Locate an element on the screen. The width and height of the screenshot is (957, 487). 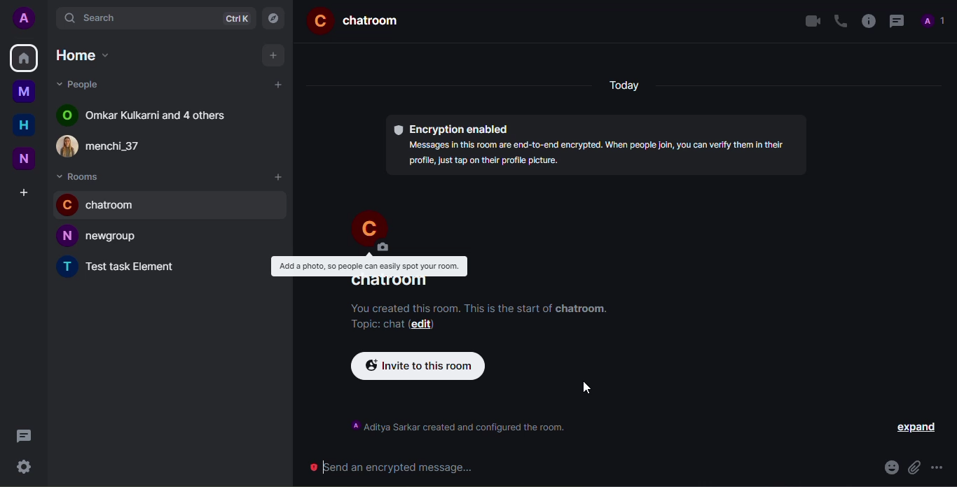
video call is located at coordinates (809, 20).